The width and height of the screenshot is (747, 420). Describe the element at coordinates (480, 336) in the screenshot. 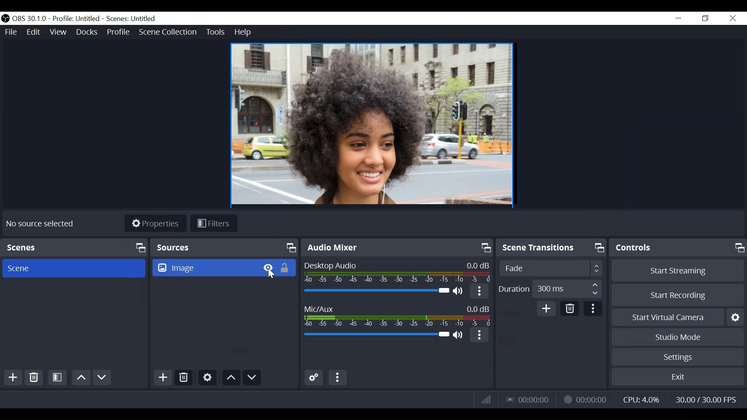

I see `more options` at that location.